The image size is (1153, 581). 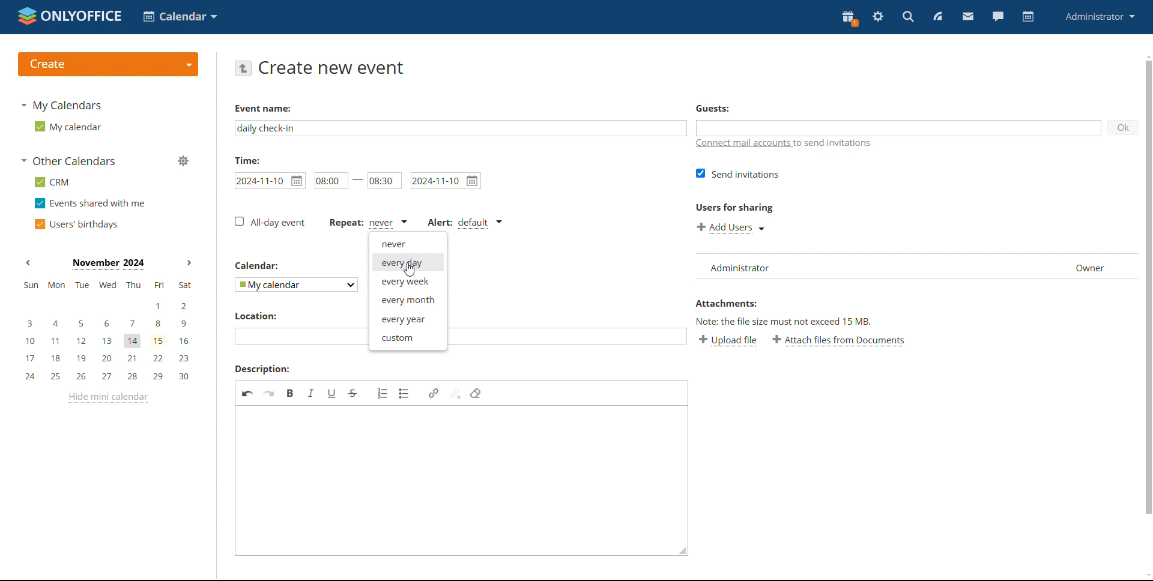 What do you see at coordinates (106, 398) in the screenshot?
I see `hide mini calendar` at bounding box center [106, 398].